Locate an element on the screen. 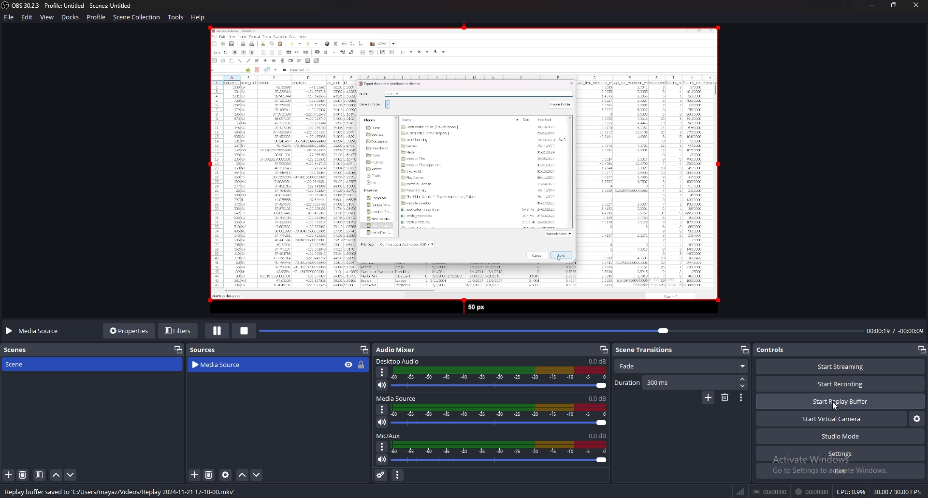 The width and height of the screenshot is (928, 498). exit is located at coordinates (840, 470).